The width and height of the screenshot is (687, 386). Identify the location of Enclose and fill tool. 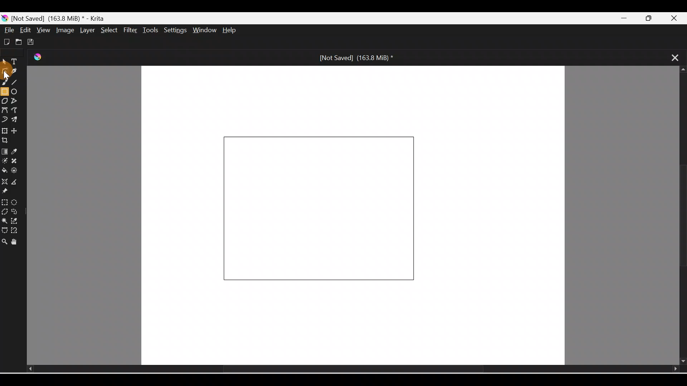
(17, 172).